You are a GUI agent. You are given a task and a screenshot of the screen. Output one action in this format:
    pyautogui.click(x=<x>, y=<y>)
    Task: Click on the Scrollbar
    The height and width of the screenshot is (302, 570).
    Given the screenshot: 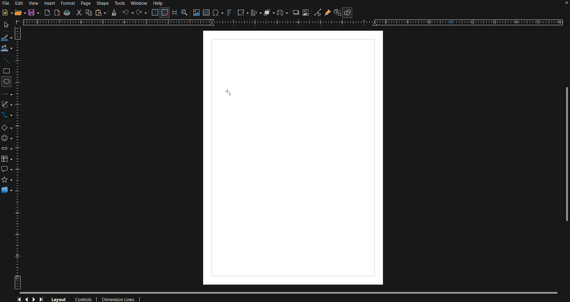 What is the action you would take?
    pyautogui.click(x=294, y=292)
    